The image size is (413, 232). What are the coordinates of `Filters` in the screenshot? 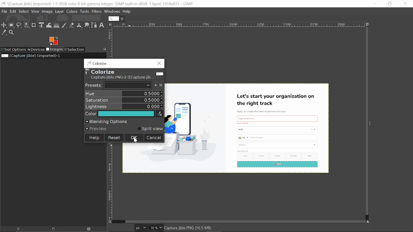 It's located at (97, 12).